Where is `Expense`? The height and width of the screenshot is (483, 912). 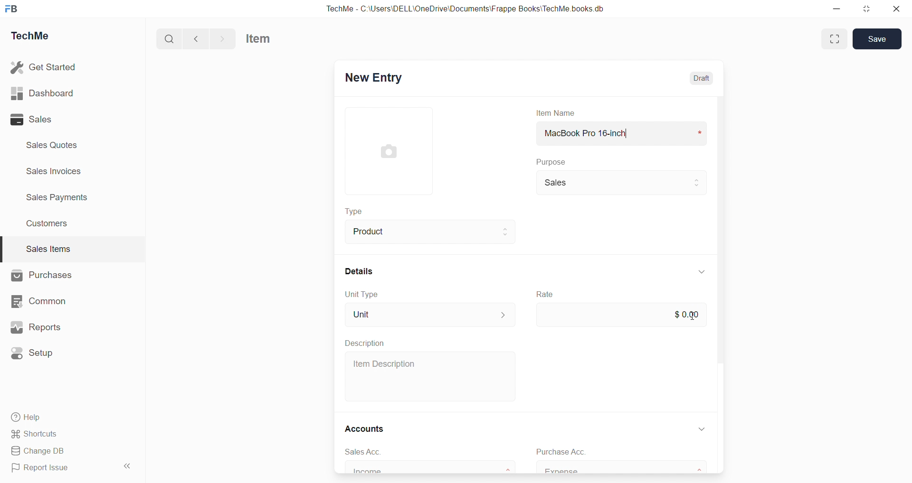
Expense is located at coordinates (623, 467).